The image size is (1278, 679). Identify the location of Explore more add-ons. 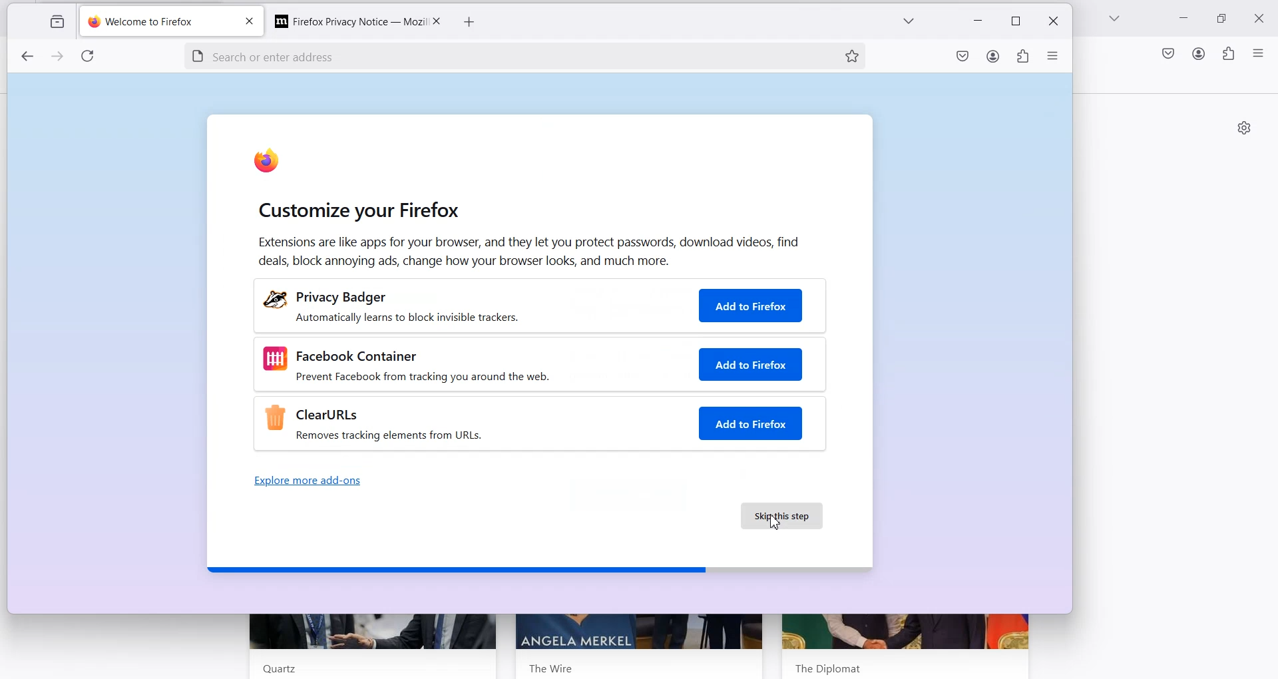
(306, 481).